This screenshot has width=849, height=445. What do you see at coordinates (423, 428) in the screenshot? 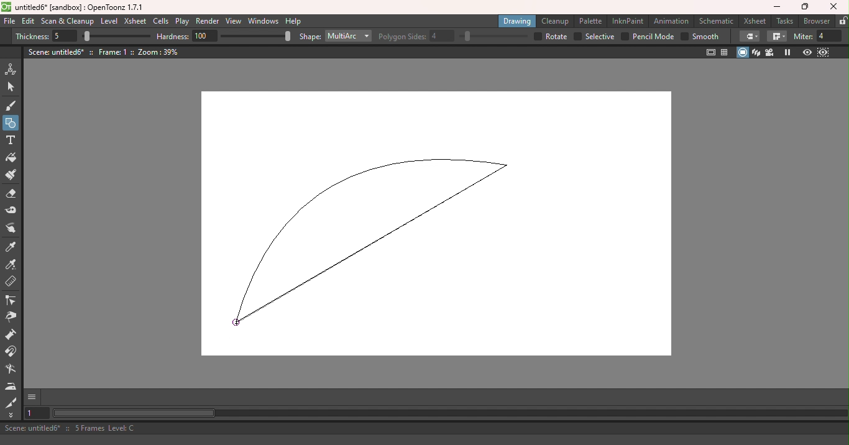
I see `Scene: untitled6* :: 5 Frames Level: C` at bounding box center [423, 428].